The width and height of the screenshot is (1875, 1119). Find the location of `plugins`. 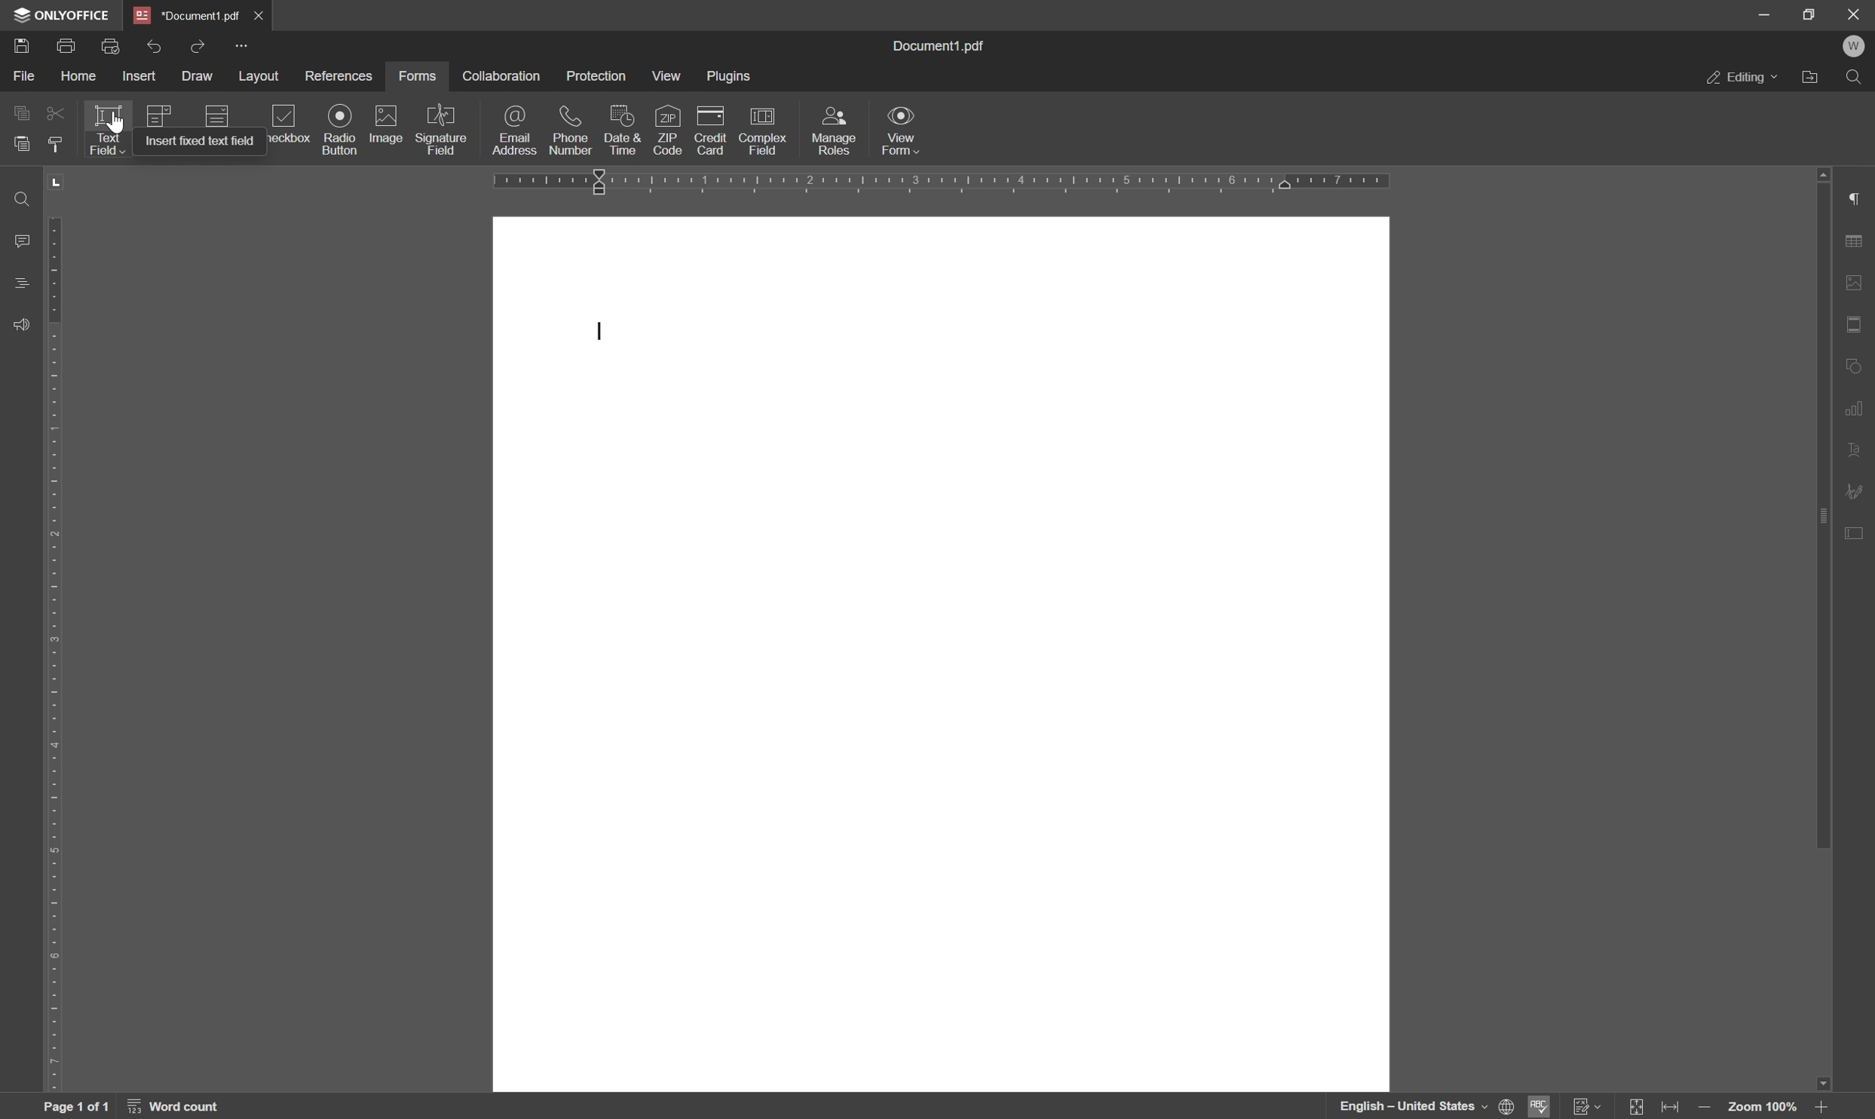

plugins is located at coordinates (735, 78).